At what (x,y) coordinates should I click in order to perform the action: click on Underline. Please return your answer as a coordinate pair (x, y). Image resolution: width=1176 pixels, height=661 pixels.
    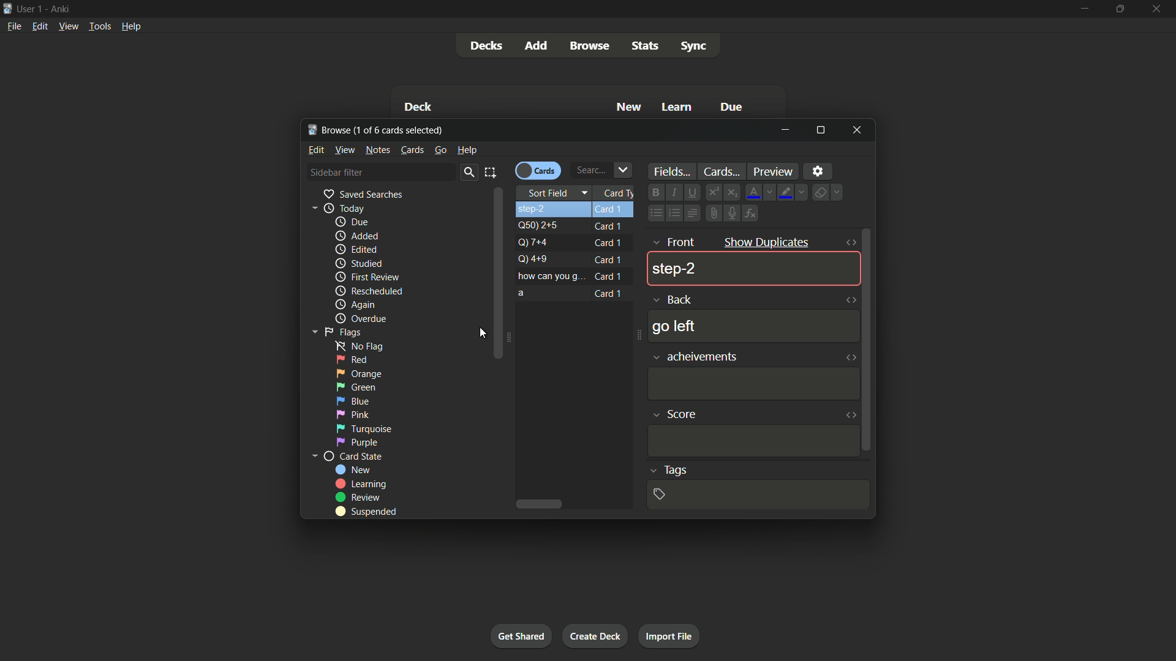
    Looking at the image, I should click on (692, 192).